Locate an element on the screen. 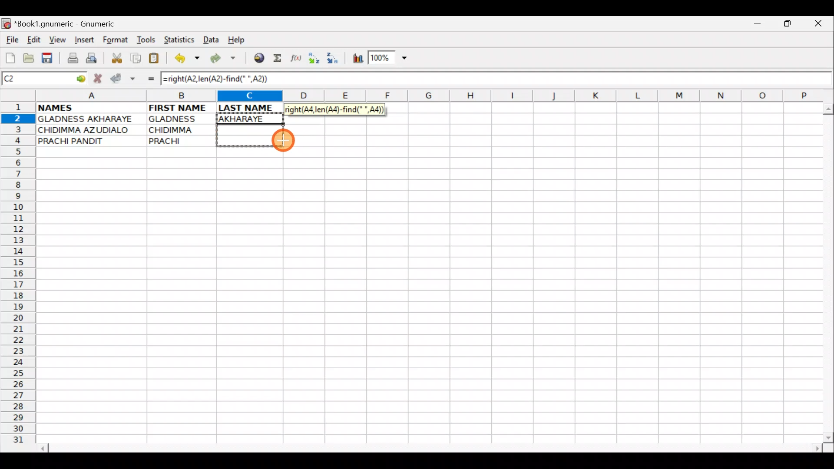 The height and width of the screenshot is (469, 834). Cancel change is located at coordinates (100, 77).